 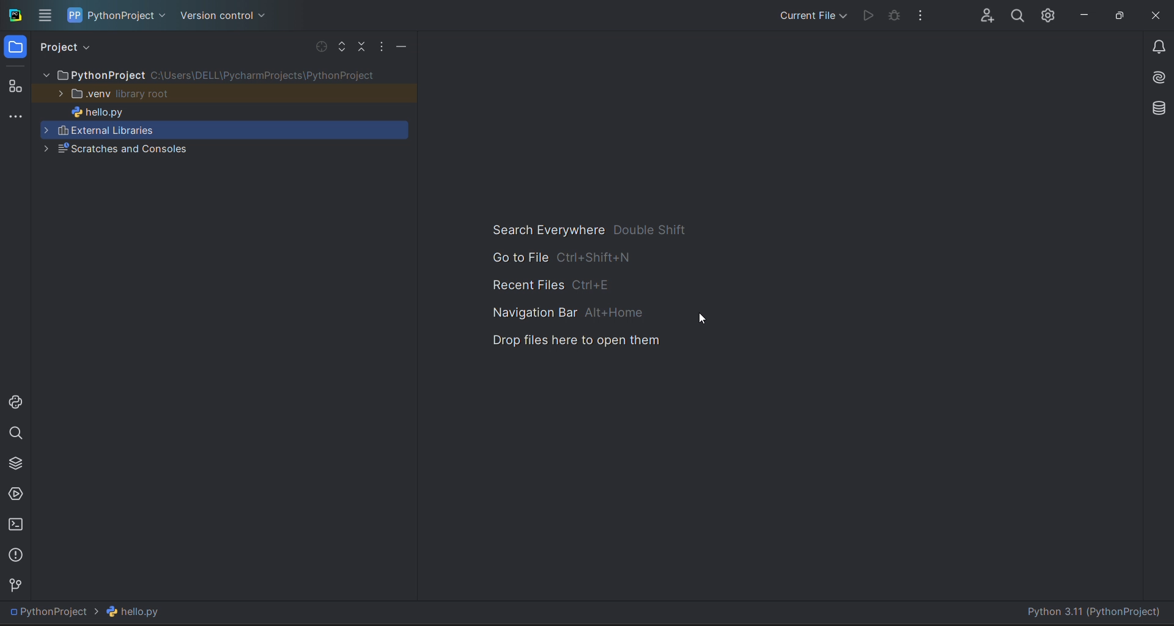 I want to click on structur, so click(x=16, y=86).